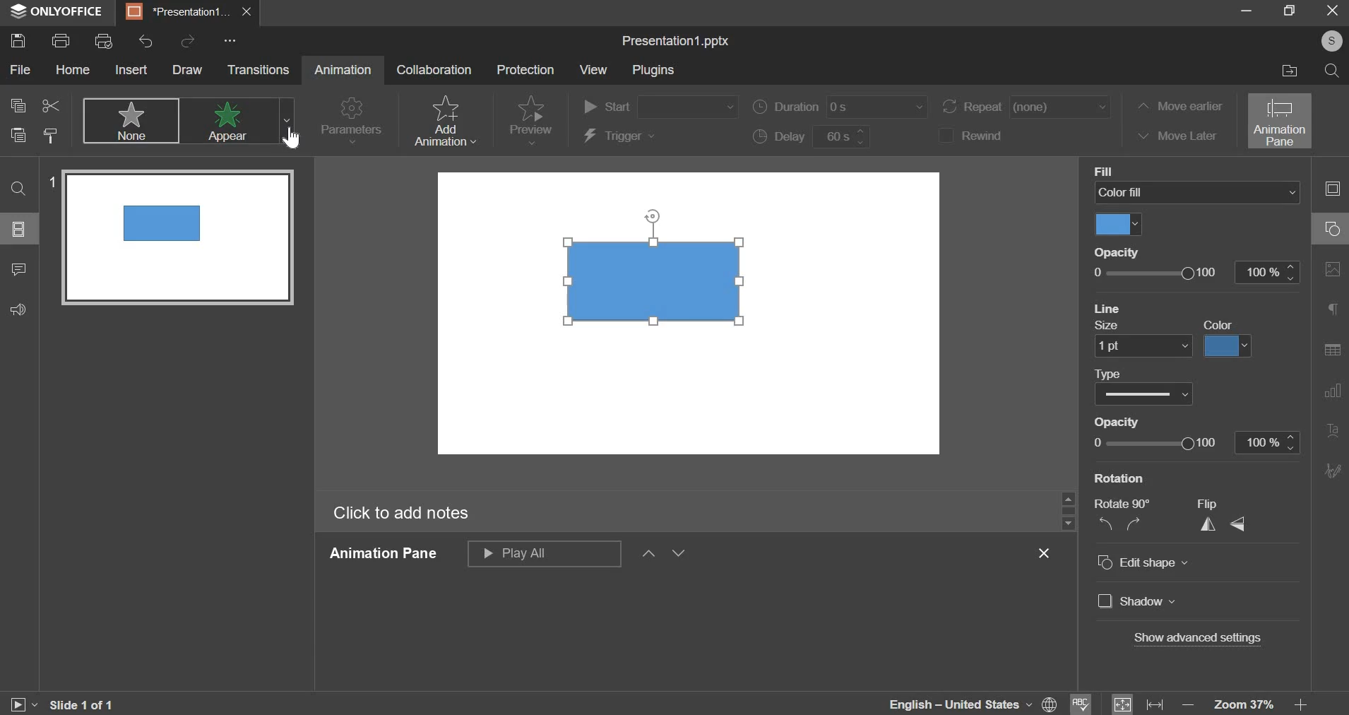 This screenshot has height=715, width=1349. What do you see at coordinates (1329, 188) in the screenshot?
I see `collapse/expand panel` at bounding box center [1329, 188].